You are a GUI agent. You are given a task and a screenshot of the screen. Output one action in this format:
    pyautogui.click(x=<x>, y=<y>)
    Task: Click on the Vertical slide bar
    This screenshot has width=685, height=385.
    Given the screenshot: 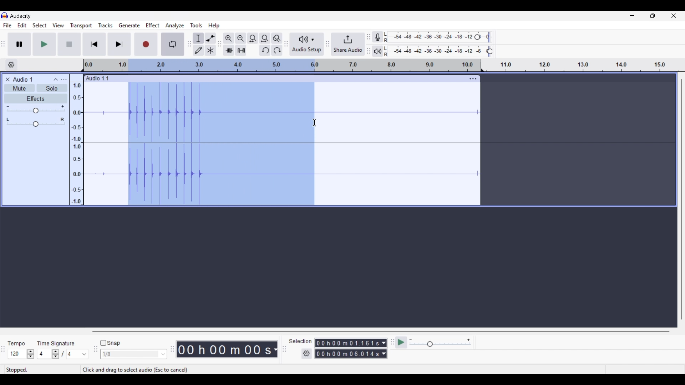 What is the action you would take?
    pyautogui.click(x=681, y=199)
    